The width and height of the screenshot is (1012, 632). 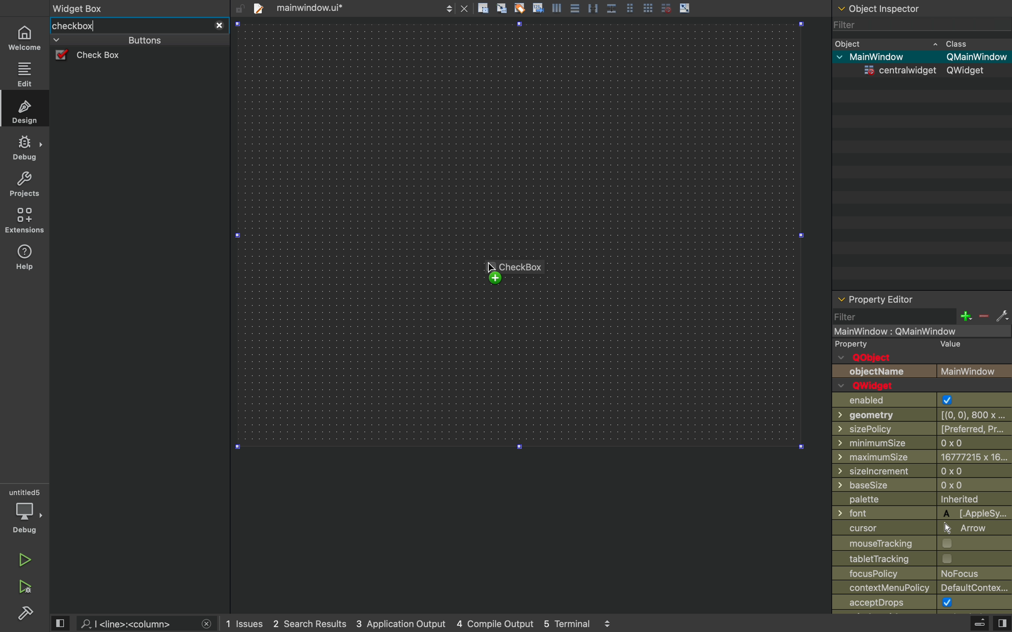 I want to click on settings, so click(x=1002, y=317).